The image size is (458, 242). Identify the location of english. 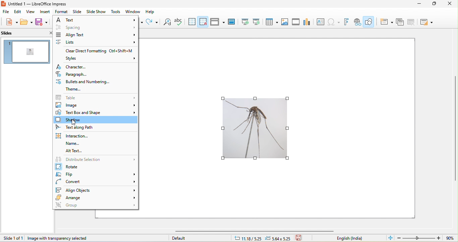
(355, 239).